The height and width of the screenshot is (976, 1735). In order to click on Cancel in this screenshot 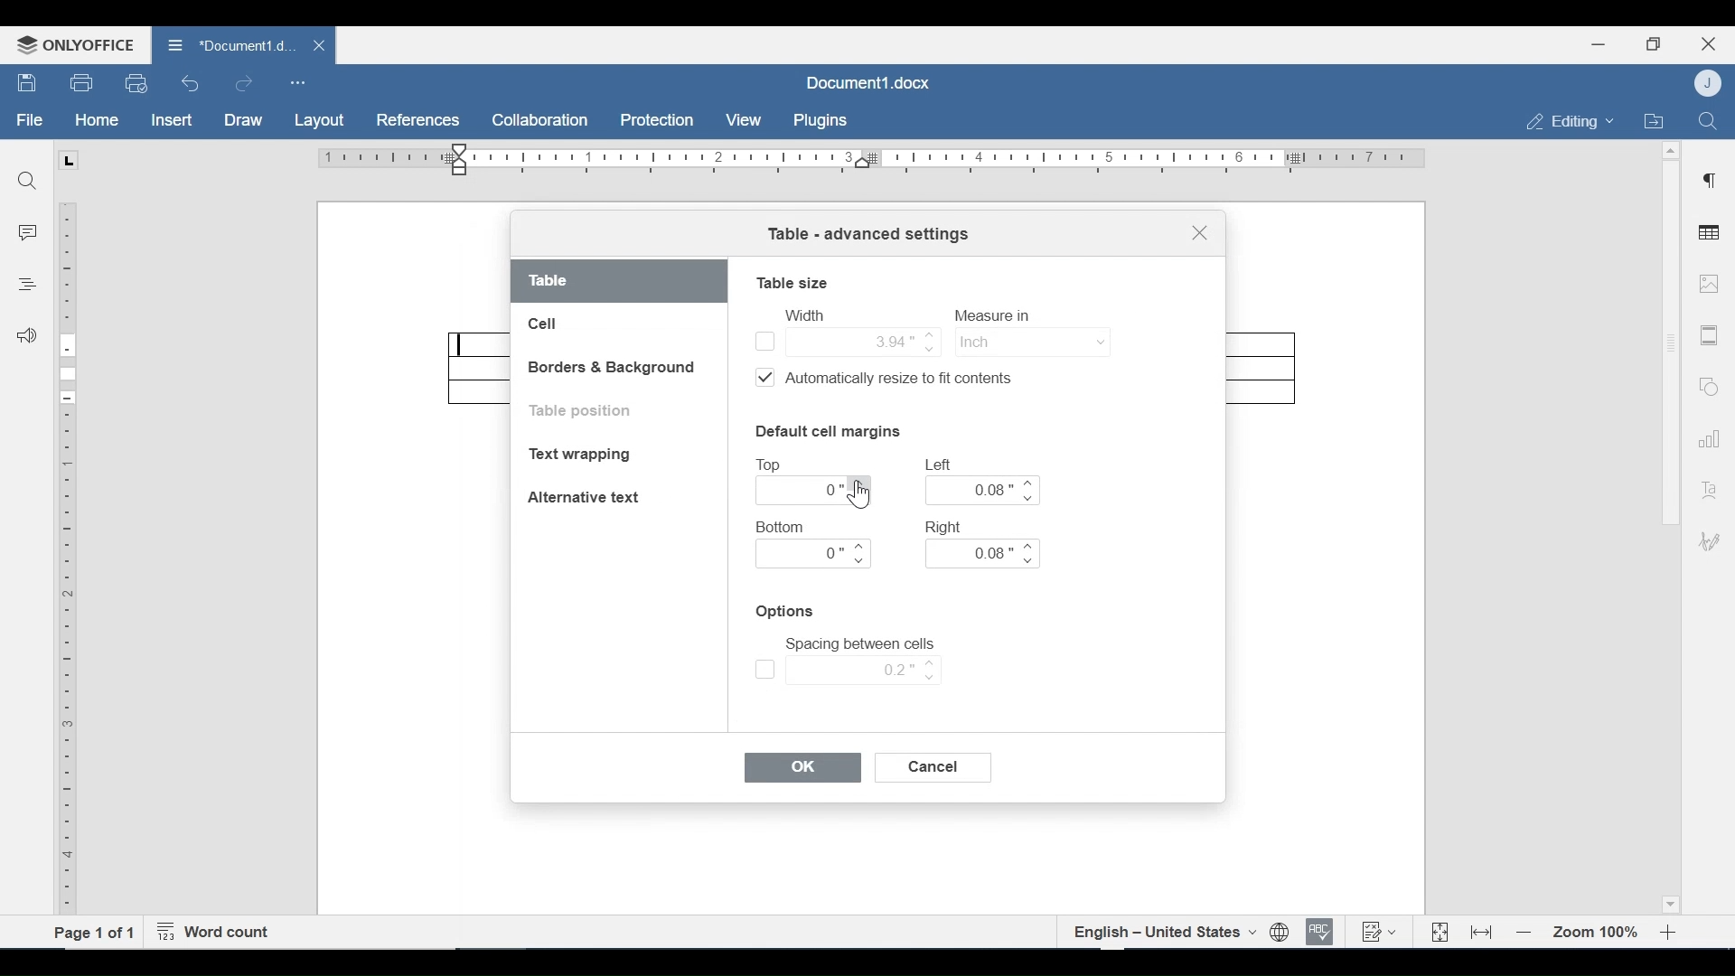, I will do `click(935, 767)`.